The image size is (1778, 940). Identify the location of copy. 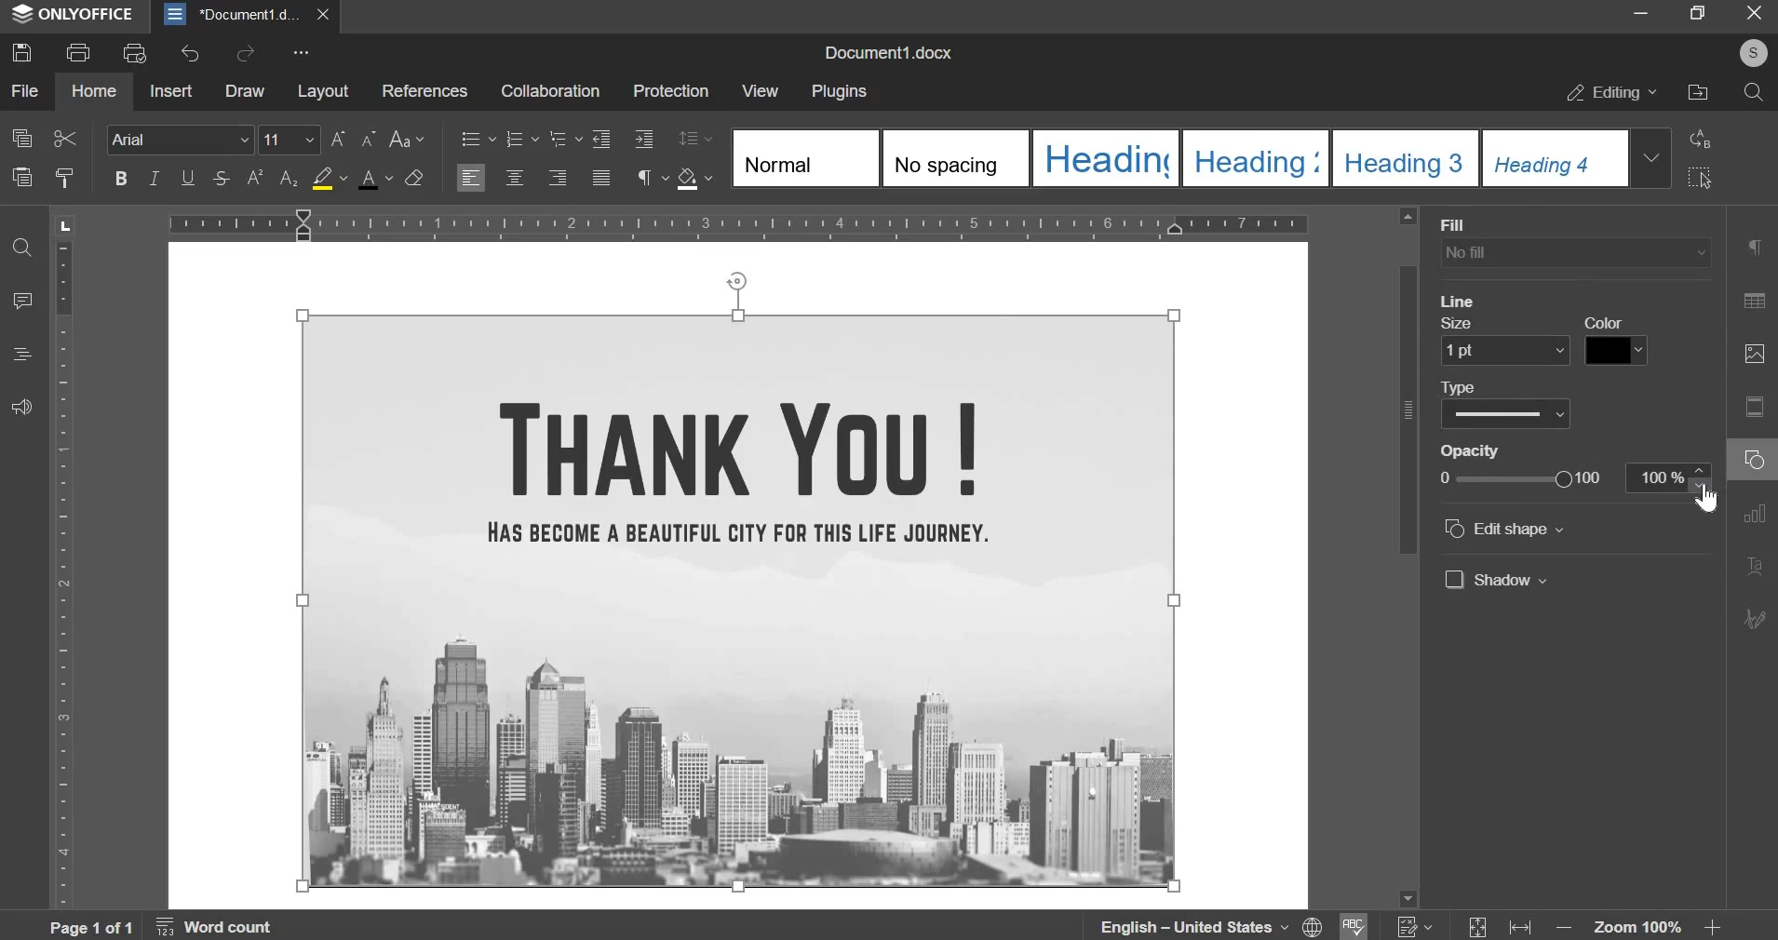
(21, 138).